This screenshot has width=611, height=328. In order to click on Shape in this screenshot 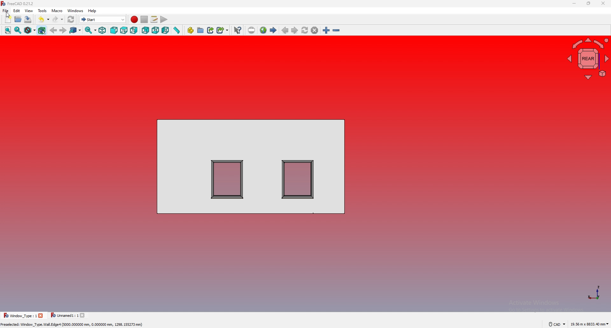, I will do `click(251, 166)`.